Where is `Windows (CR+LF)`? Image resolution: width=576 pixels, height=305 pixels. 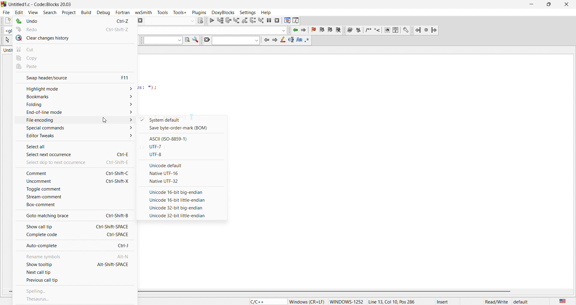
Windows (CR+LF) is located at coordinates (307, 301).